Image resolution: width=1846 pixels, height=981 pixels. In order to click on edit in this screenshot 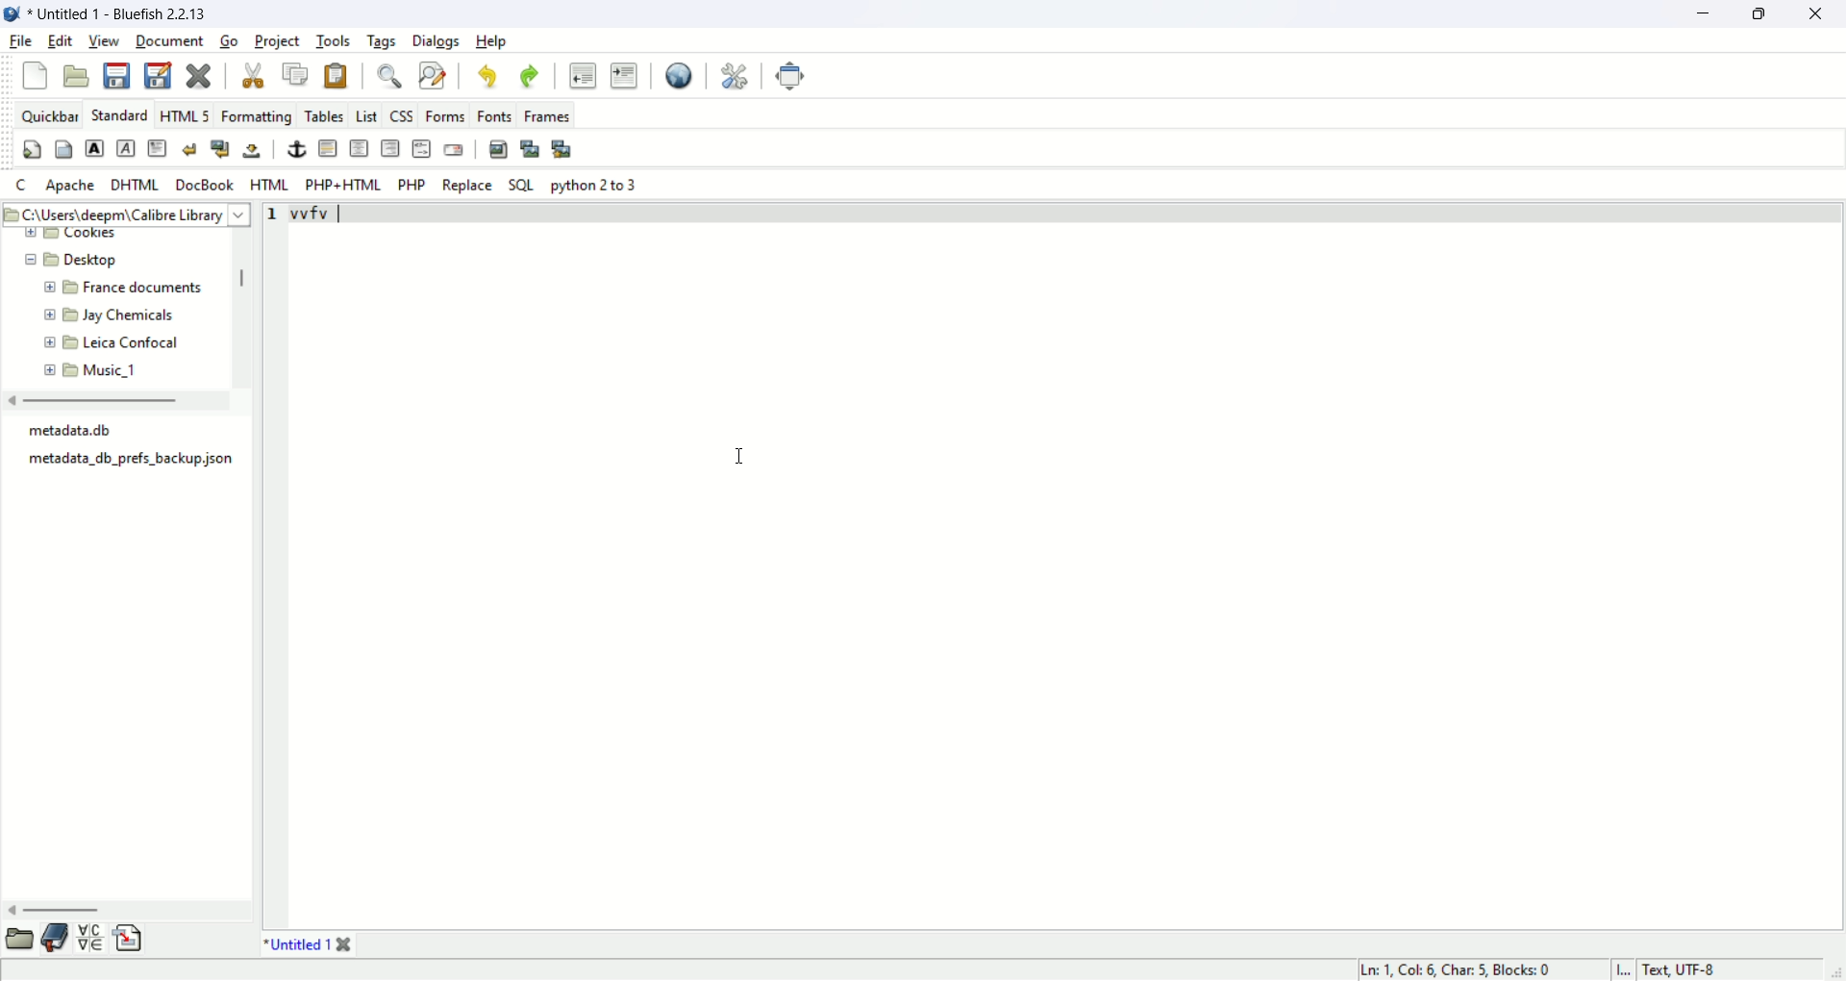, I will do `click(64, 41)`.